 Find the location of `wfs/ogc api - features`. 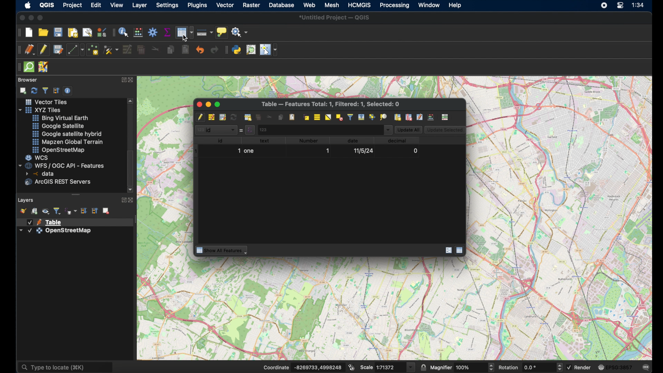

wfs/ogc api - features is located at coordinates (63, 165).